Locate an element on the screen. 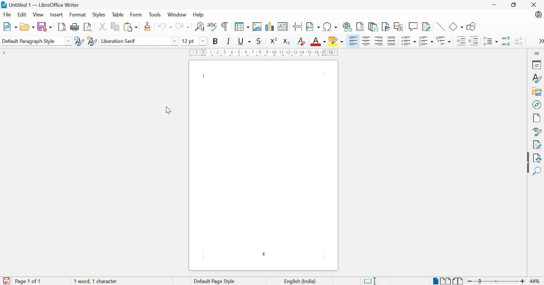 The height and width of the screenshot is (285, 544). Clear direct formatting is located at coordinates (300, 41).